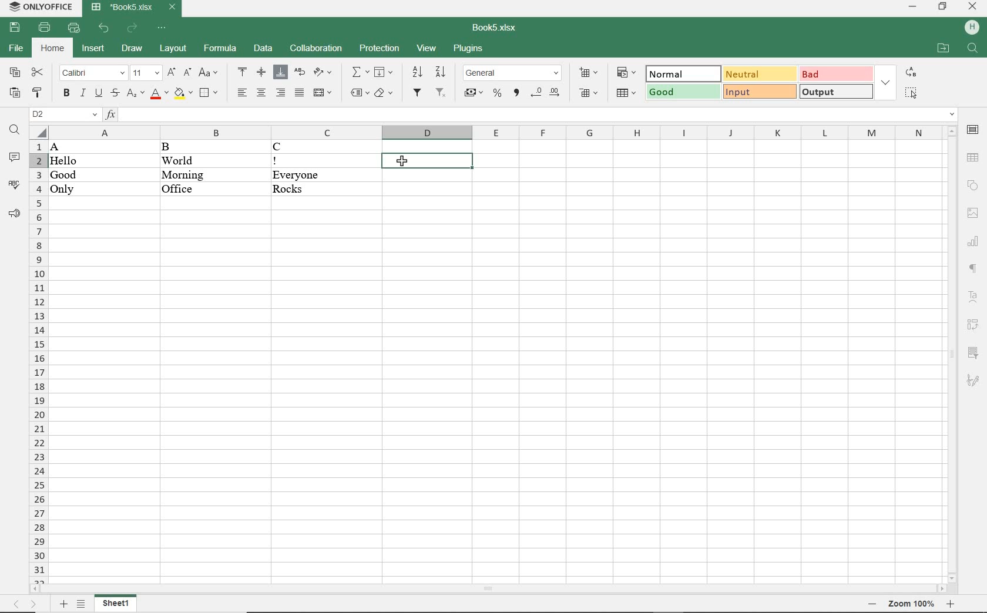  What do you see at coordinates (973, 6) in the screenshot?
I see `CLOSE` at bounding box center [973, 6].